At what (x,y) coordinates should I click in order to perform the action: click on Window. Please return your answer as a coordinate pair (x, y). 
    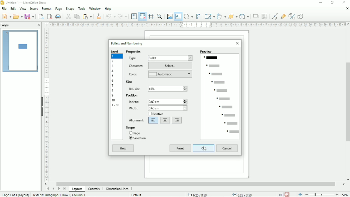
    Looking at the image, I should click on (95, 8).